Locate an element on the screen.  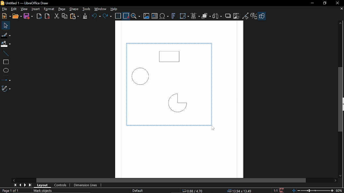
Rectangle is located at coordinates (170, 55).